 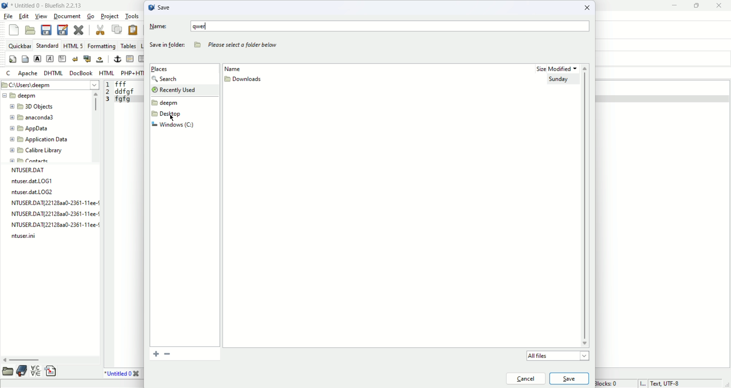 I want to click on close current file, so click(x=80, y=29).